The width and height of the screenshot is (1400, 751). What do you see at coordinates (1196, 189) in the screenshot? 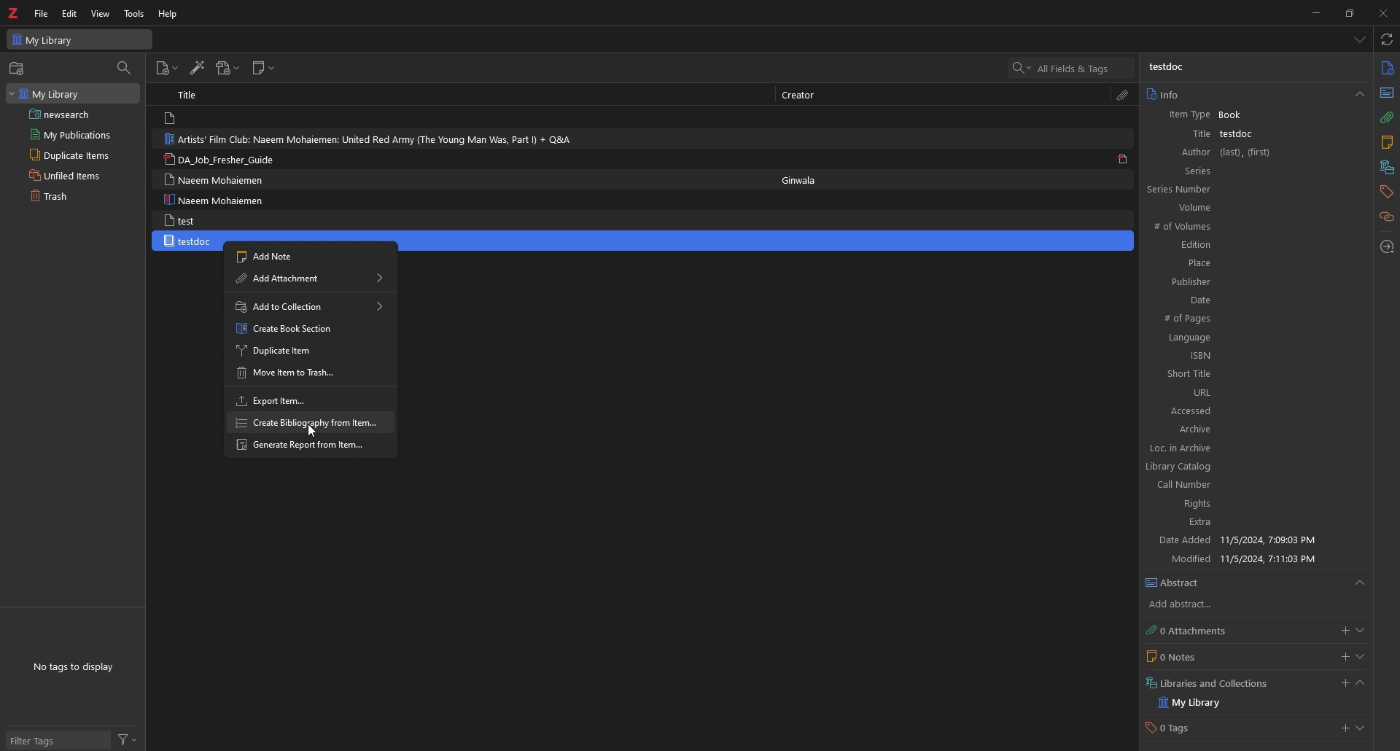
I see `series number` at bounding box center [1196, 189].